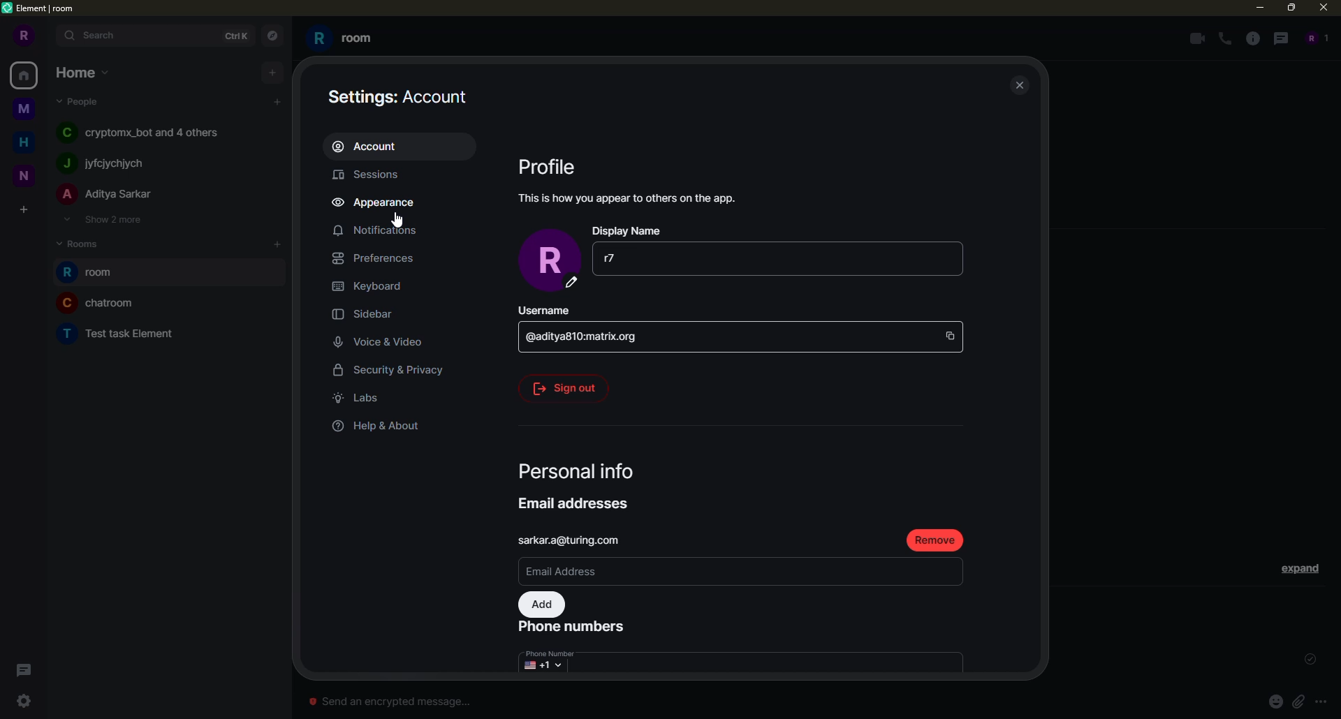 This screenshot has width=1341, height=719. I want to click on account, so click(369, 145).